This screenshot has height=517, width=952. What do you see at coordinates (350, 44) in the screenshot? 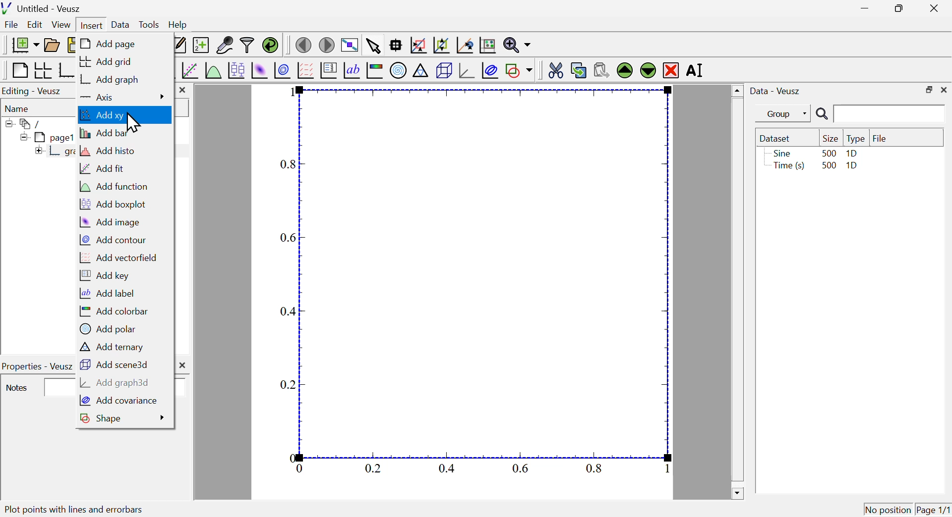
I see `view plot full screen` at bounding box center [350, 44].